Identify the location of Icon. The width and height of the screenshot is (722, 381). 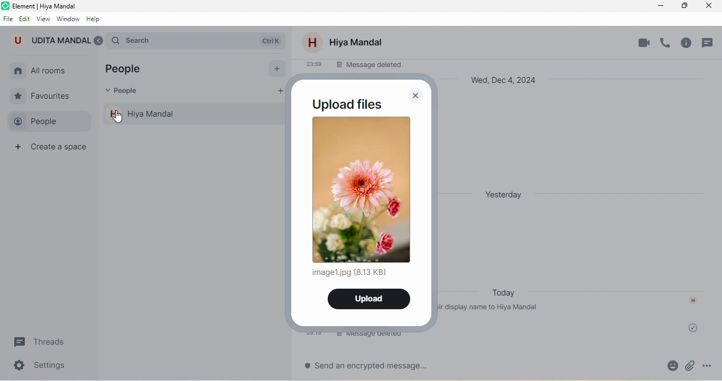
(692, 299).